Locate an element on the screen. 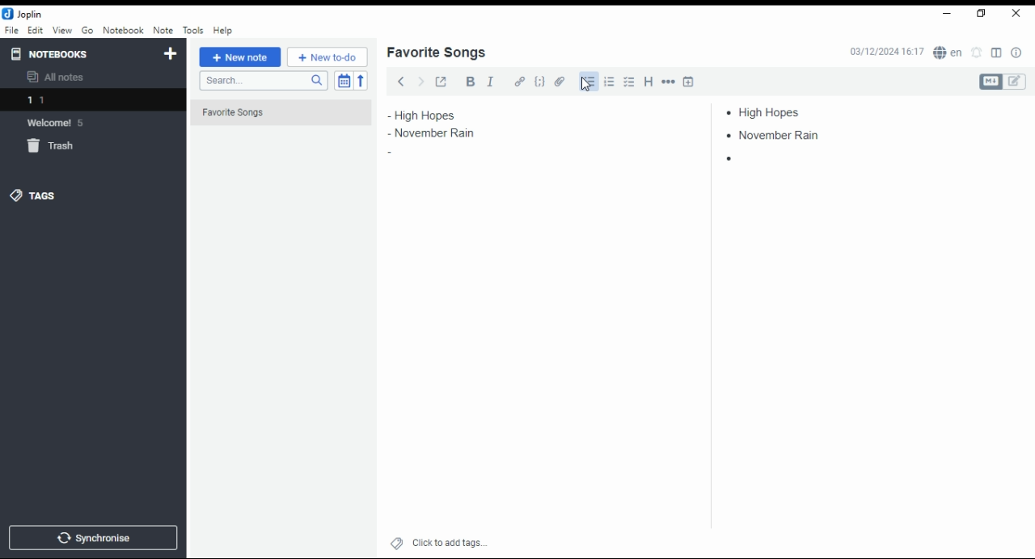 This screenshot has width=1035, height=559. help is located at coordinates (222, 31).